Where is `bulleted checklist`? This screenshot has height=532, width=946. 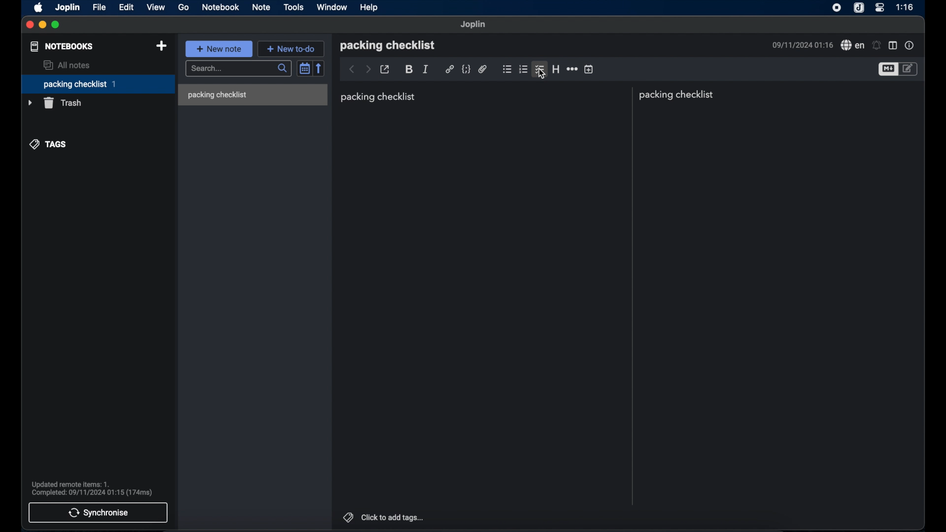
bulleted checklist is located at coordinates (507, 70).